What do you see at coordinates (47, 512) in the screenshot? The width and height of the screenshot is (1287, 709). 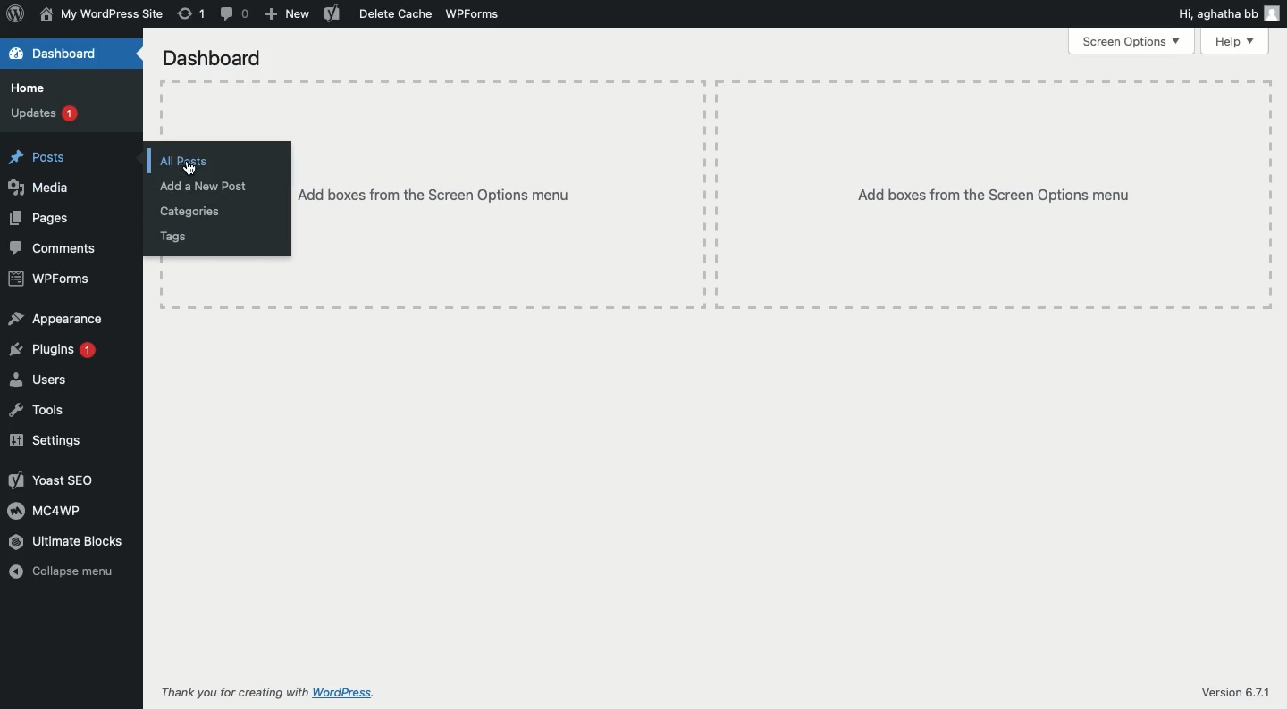 I see ` Mc4wp` at bounding box center [47, 512].